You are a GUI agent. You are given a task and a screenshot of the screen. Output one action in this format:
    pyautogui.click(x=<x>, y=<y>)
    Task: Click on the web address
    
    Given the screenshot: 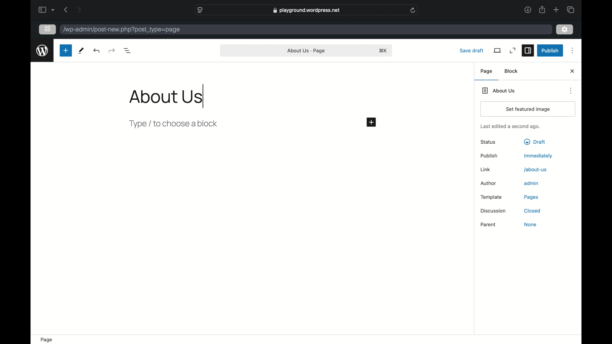 What is the action you would take?
    pyautogui.click(x=307, y=10)
    